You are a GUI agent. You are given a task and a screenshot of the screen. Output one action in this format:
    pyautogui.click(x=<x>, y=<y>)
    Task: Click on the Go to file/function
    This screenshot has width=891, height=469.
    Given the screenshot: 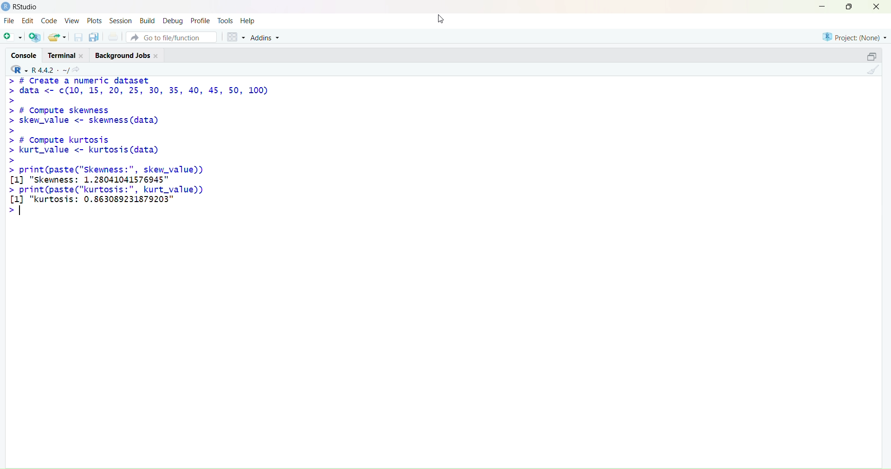 What is the action you would take?
    pyautogui.click(x=173, y=37)
    